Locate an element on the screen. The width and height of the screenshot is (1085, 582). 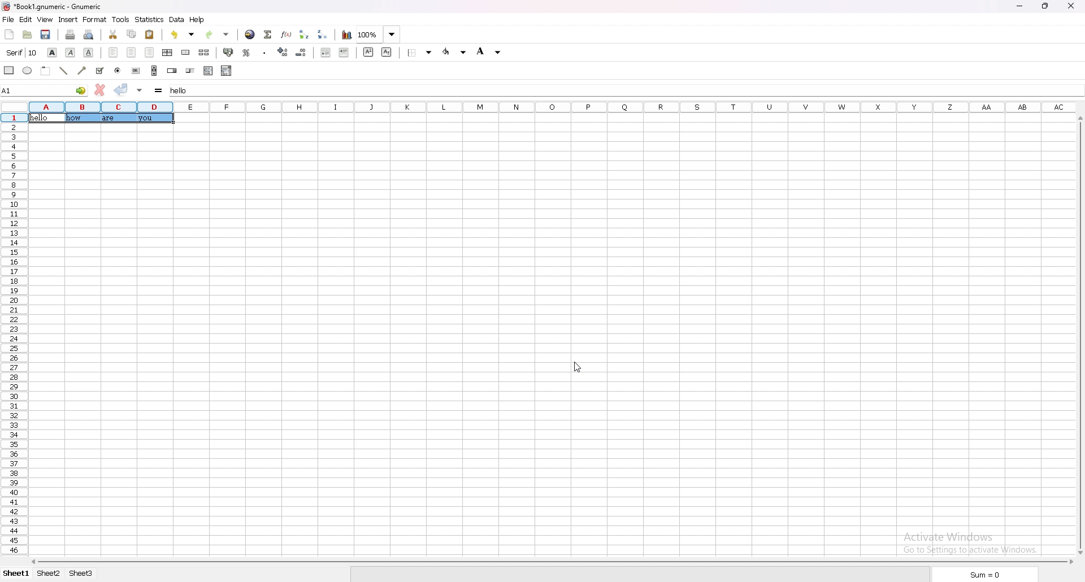
subscript is located at coordinates (387, 52).